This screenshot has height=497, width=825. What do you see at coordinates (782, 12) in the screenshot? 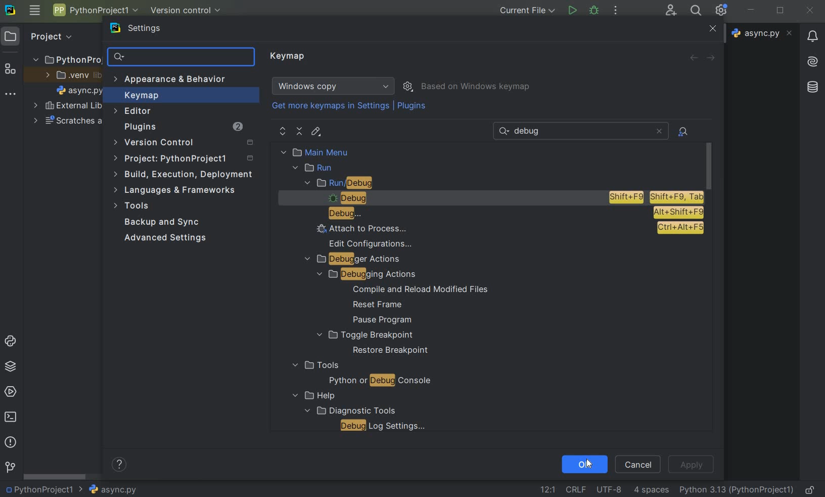
I see `restore down` at bounding box center [782, 12].